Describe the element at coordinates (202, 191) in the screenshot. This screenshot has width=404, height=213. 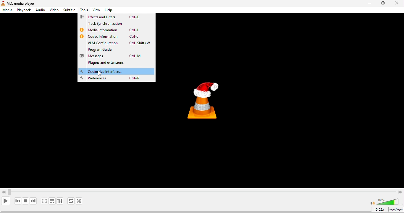
I see `Video Scroll bar` at that location.